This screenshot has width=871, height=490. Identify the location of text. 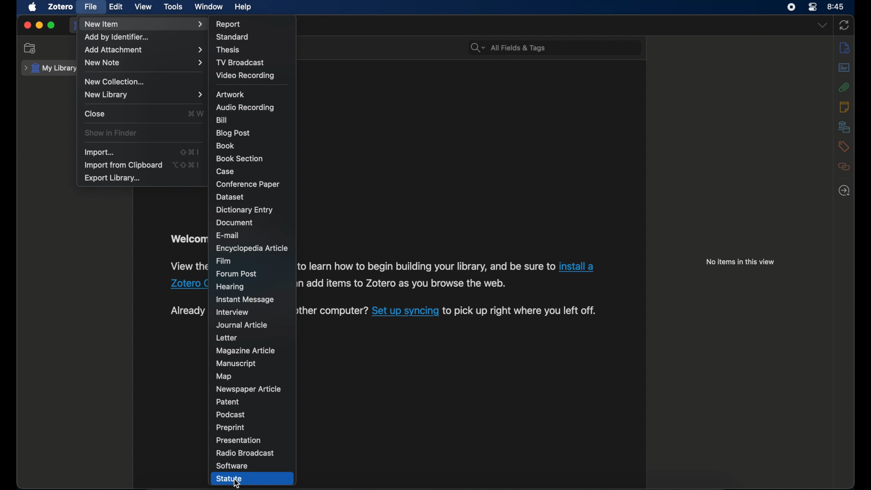
(186, 311).